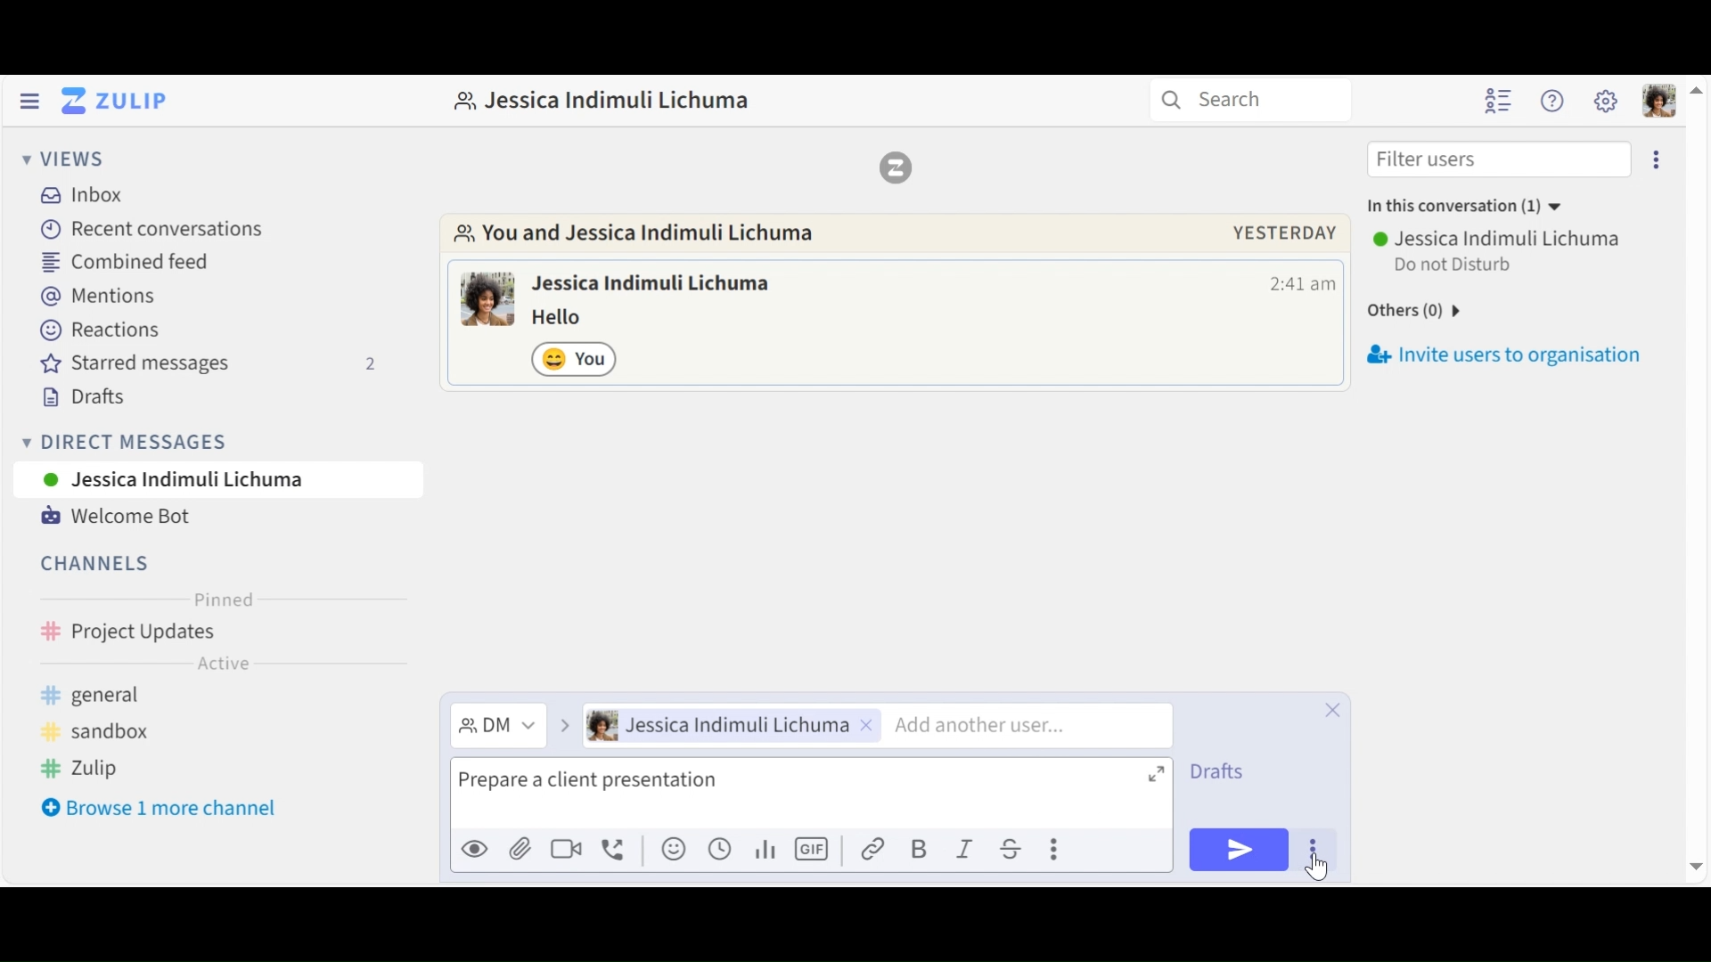 This screenshot has height=962, width=1711. What do you see at coordinates (1232, 768) in the screenshot?
I see `Drafts` at bounding box center [1232, 768].